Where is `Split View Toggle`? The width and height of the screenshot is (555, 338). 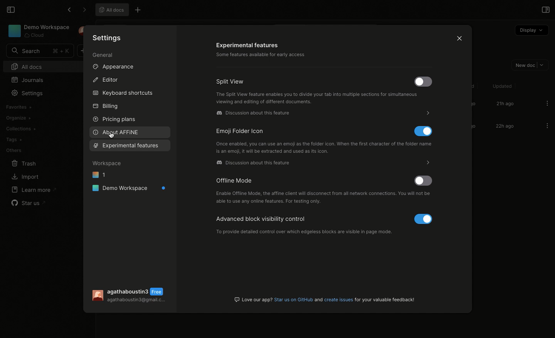 Split View Toggle is located at coordinates (423, 82).